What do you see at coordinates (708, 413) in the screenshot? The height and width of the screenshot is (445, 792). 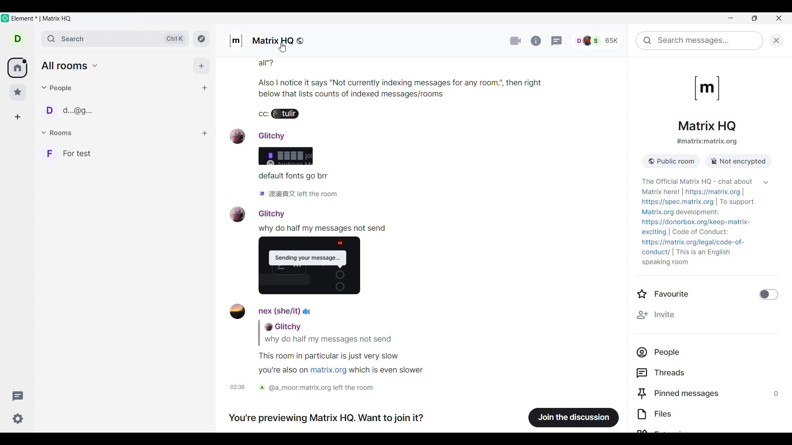 I see `Files` at bounding box center [708, 413].